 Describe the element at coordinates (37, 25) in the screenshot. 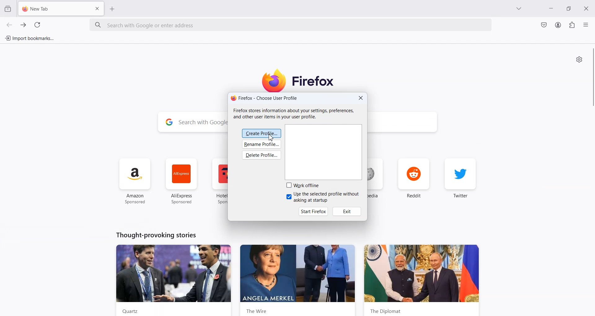

I see `Refresh` at that location.